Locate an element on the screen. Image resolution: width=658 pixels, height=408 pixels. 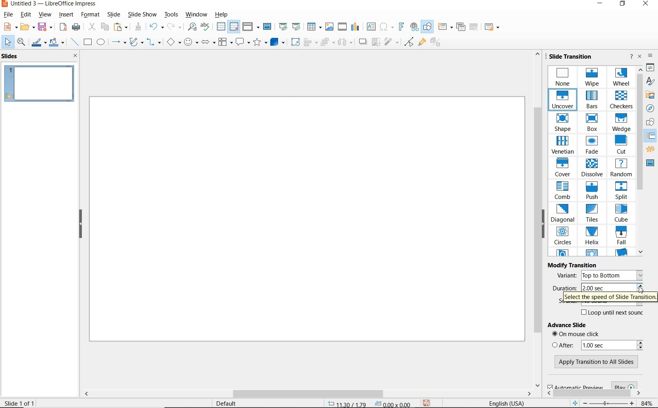
INSERT CHART is located at coordinates (356, 27).